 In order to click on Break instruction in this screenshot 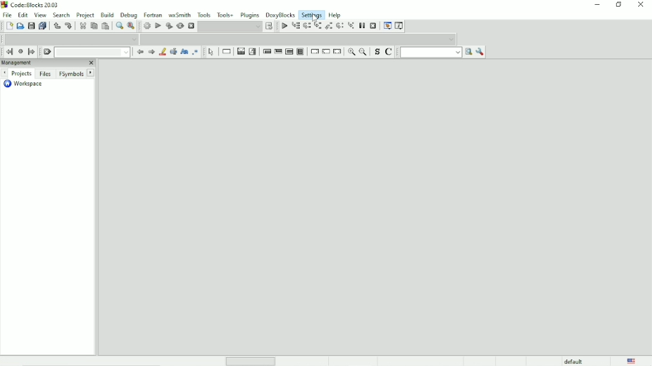, I will do `click(314, 52)`.